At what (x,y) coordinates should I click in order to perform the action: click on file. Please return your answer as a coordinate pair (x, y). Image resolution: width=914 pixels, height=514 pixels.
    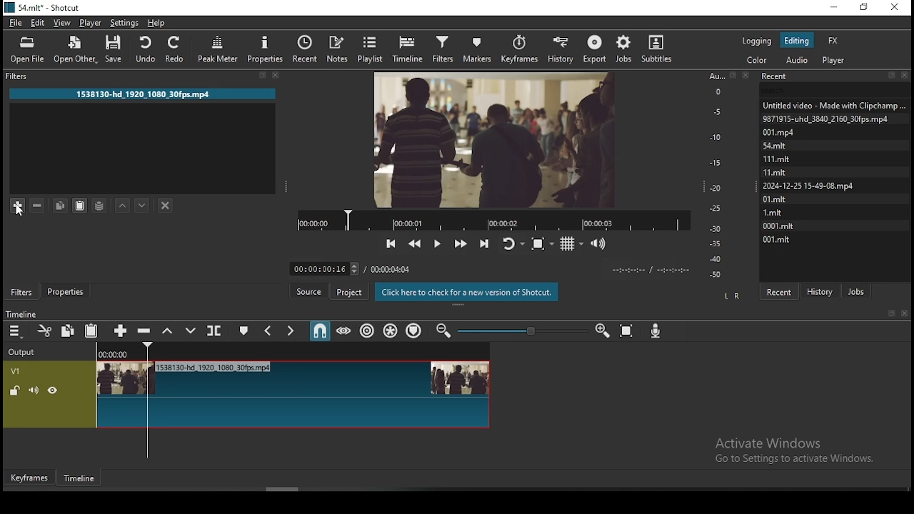
    Looking at the image, I should click on (16, 23).